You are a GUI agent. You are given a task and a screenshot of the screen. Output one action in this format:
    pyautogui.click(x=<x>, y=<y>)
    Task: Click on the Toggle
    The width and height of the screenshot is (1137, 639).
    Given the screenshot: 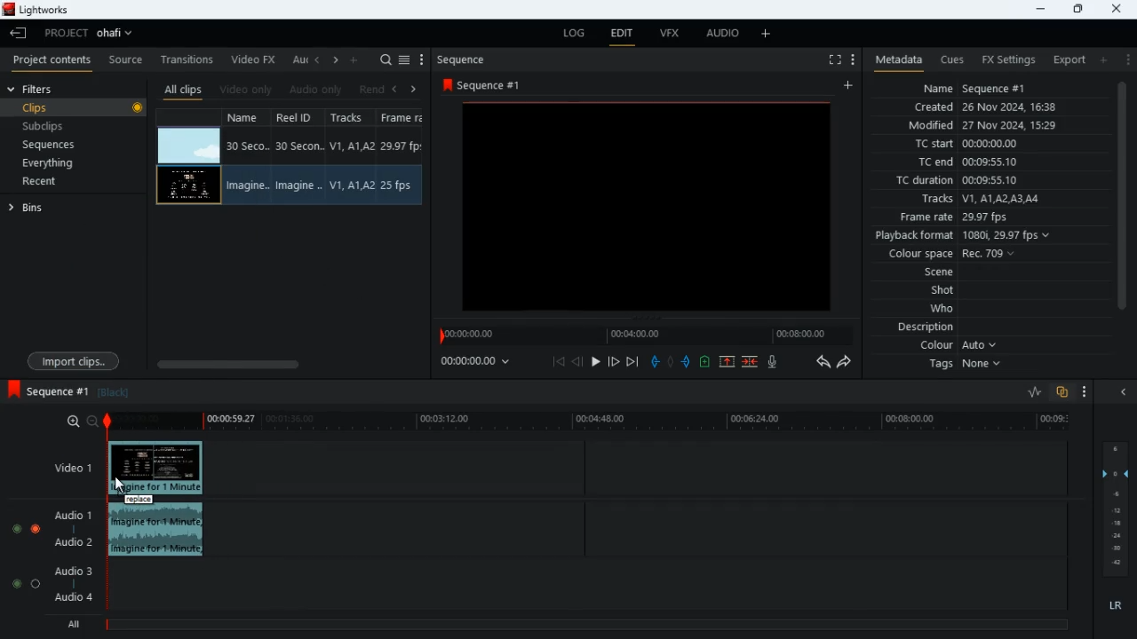 What is the action you would take?
    pyautogui.click(x=36, y=526)
    